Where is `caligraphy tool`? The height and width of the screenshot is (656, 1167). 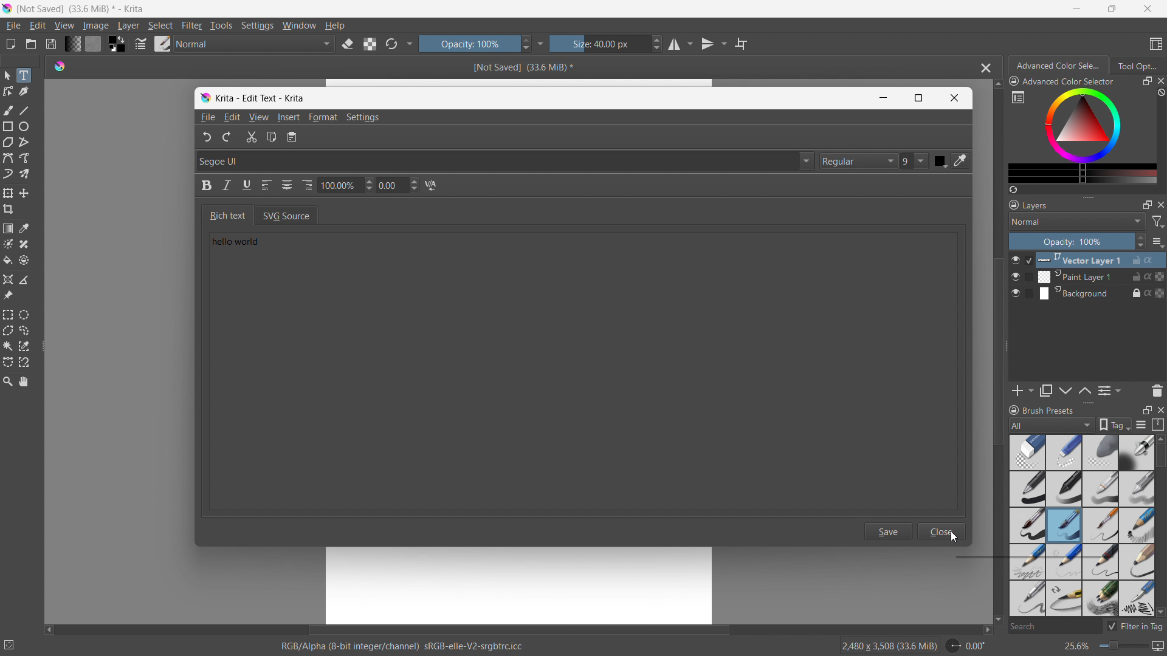 caligraphy tool is located at coordinates (24, 92).